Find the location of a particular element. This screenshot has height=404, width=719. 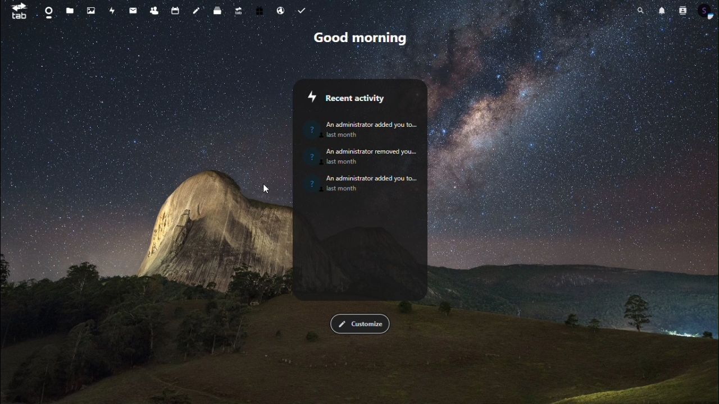

last month is located at coordinates (342, 162).